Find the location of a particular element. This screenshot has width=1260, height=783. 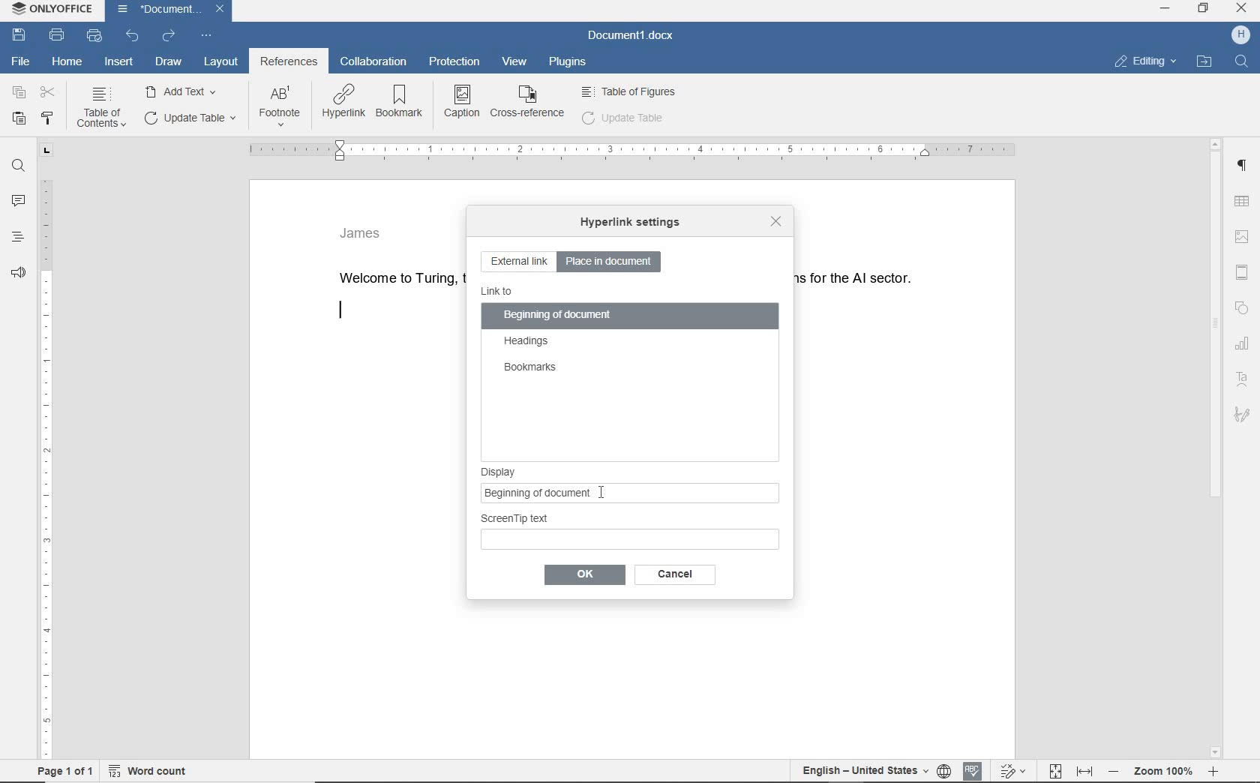

scrollbar is located at coordinates (1216, 446).